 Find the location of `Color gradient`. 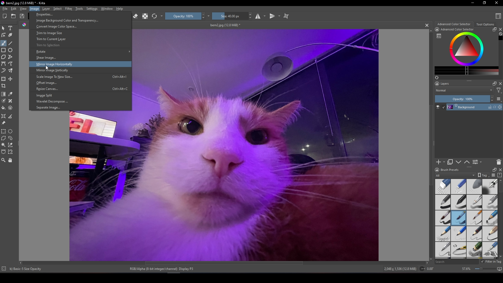

Color gradient is located at coordinates (467, 70).